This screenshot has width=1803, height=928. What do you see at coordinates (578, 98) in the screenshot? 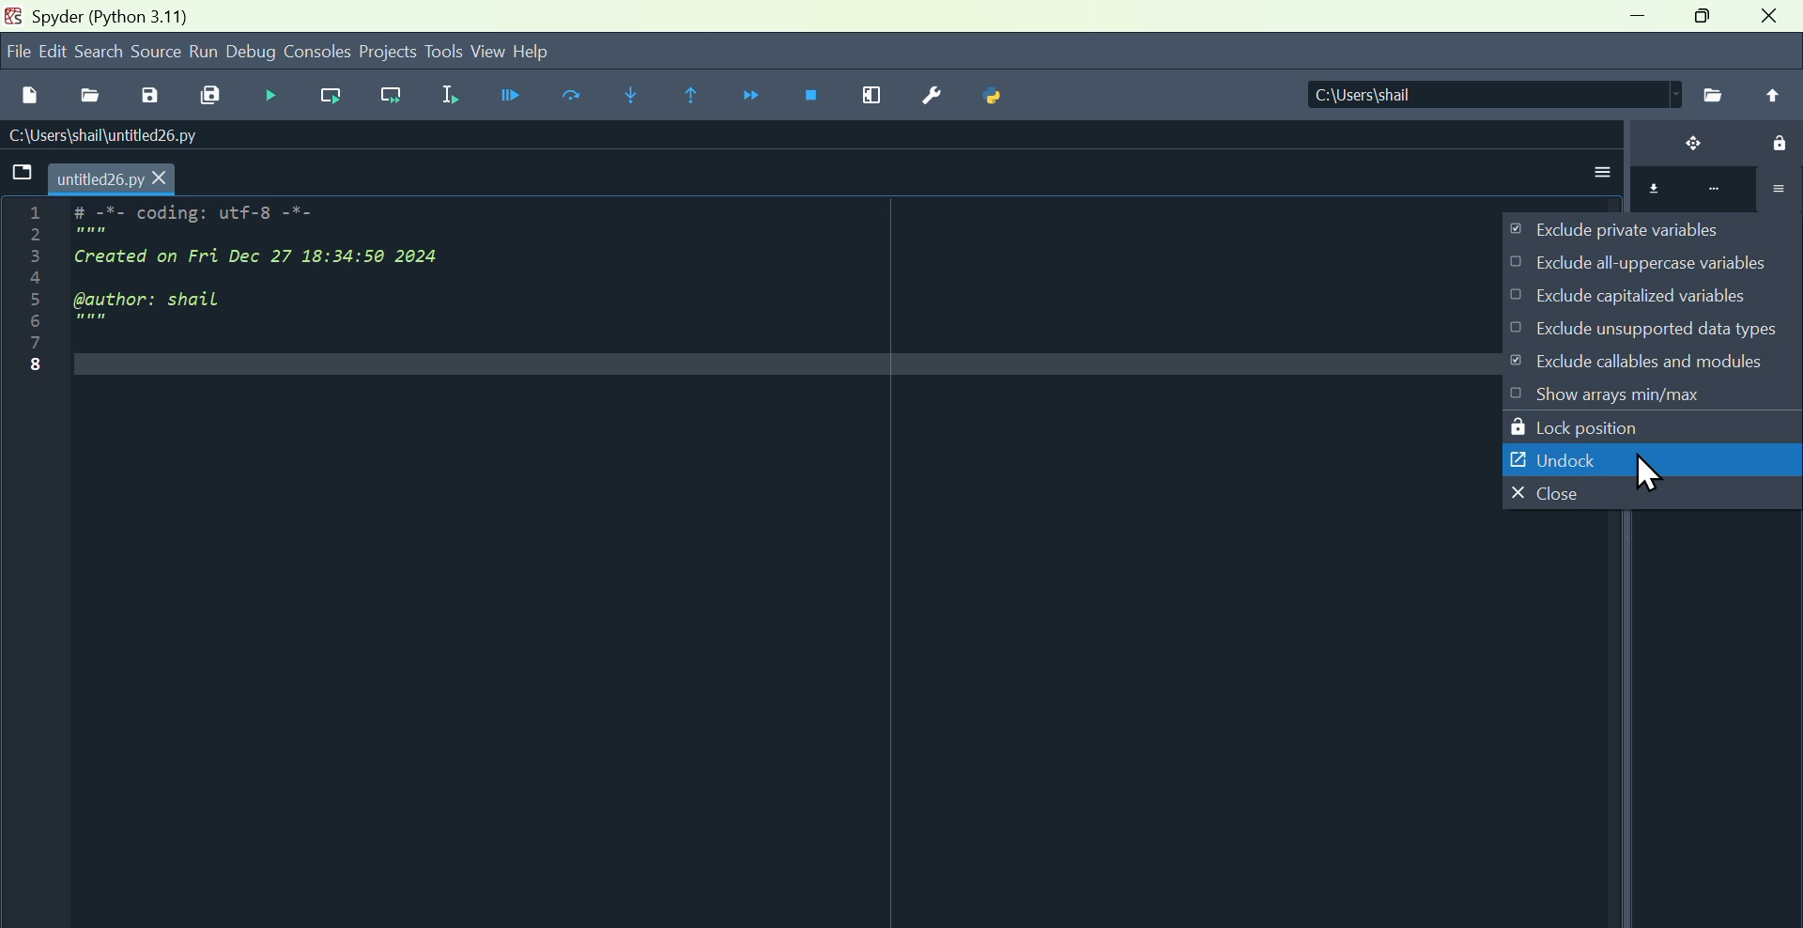
I see `Run cell` at bounding box center [578, 98].